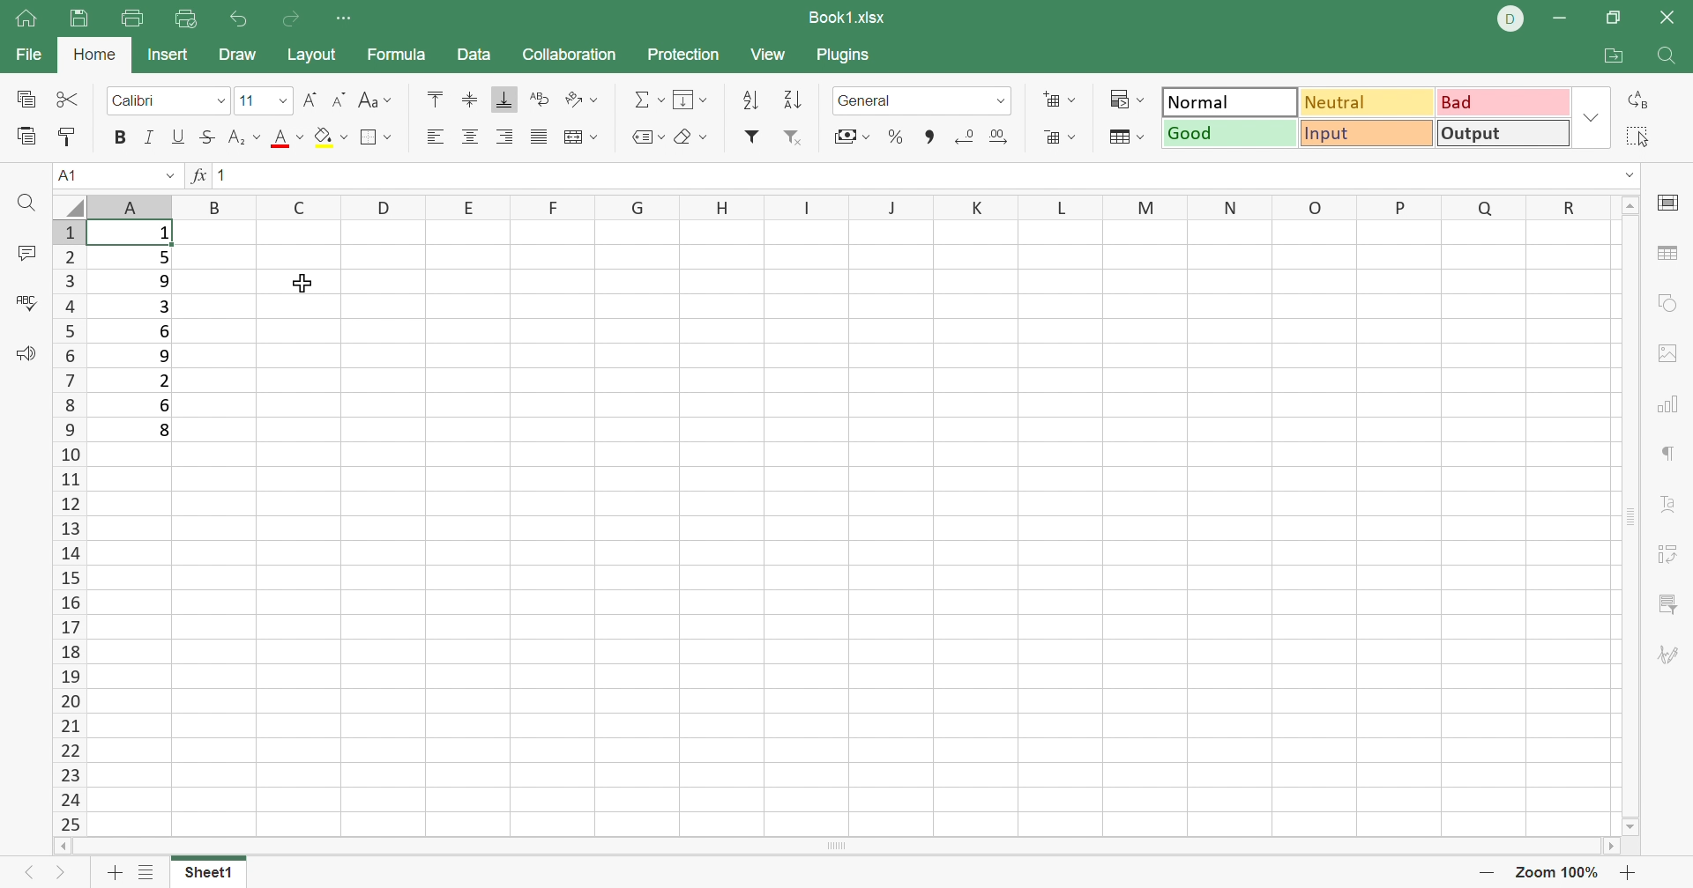  I want to click on Align center, so click(469, 137).